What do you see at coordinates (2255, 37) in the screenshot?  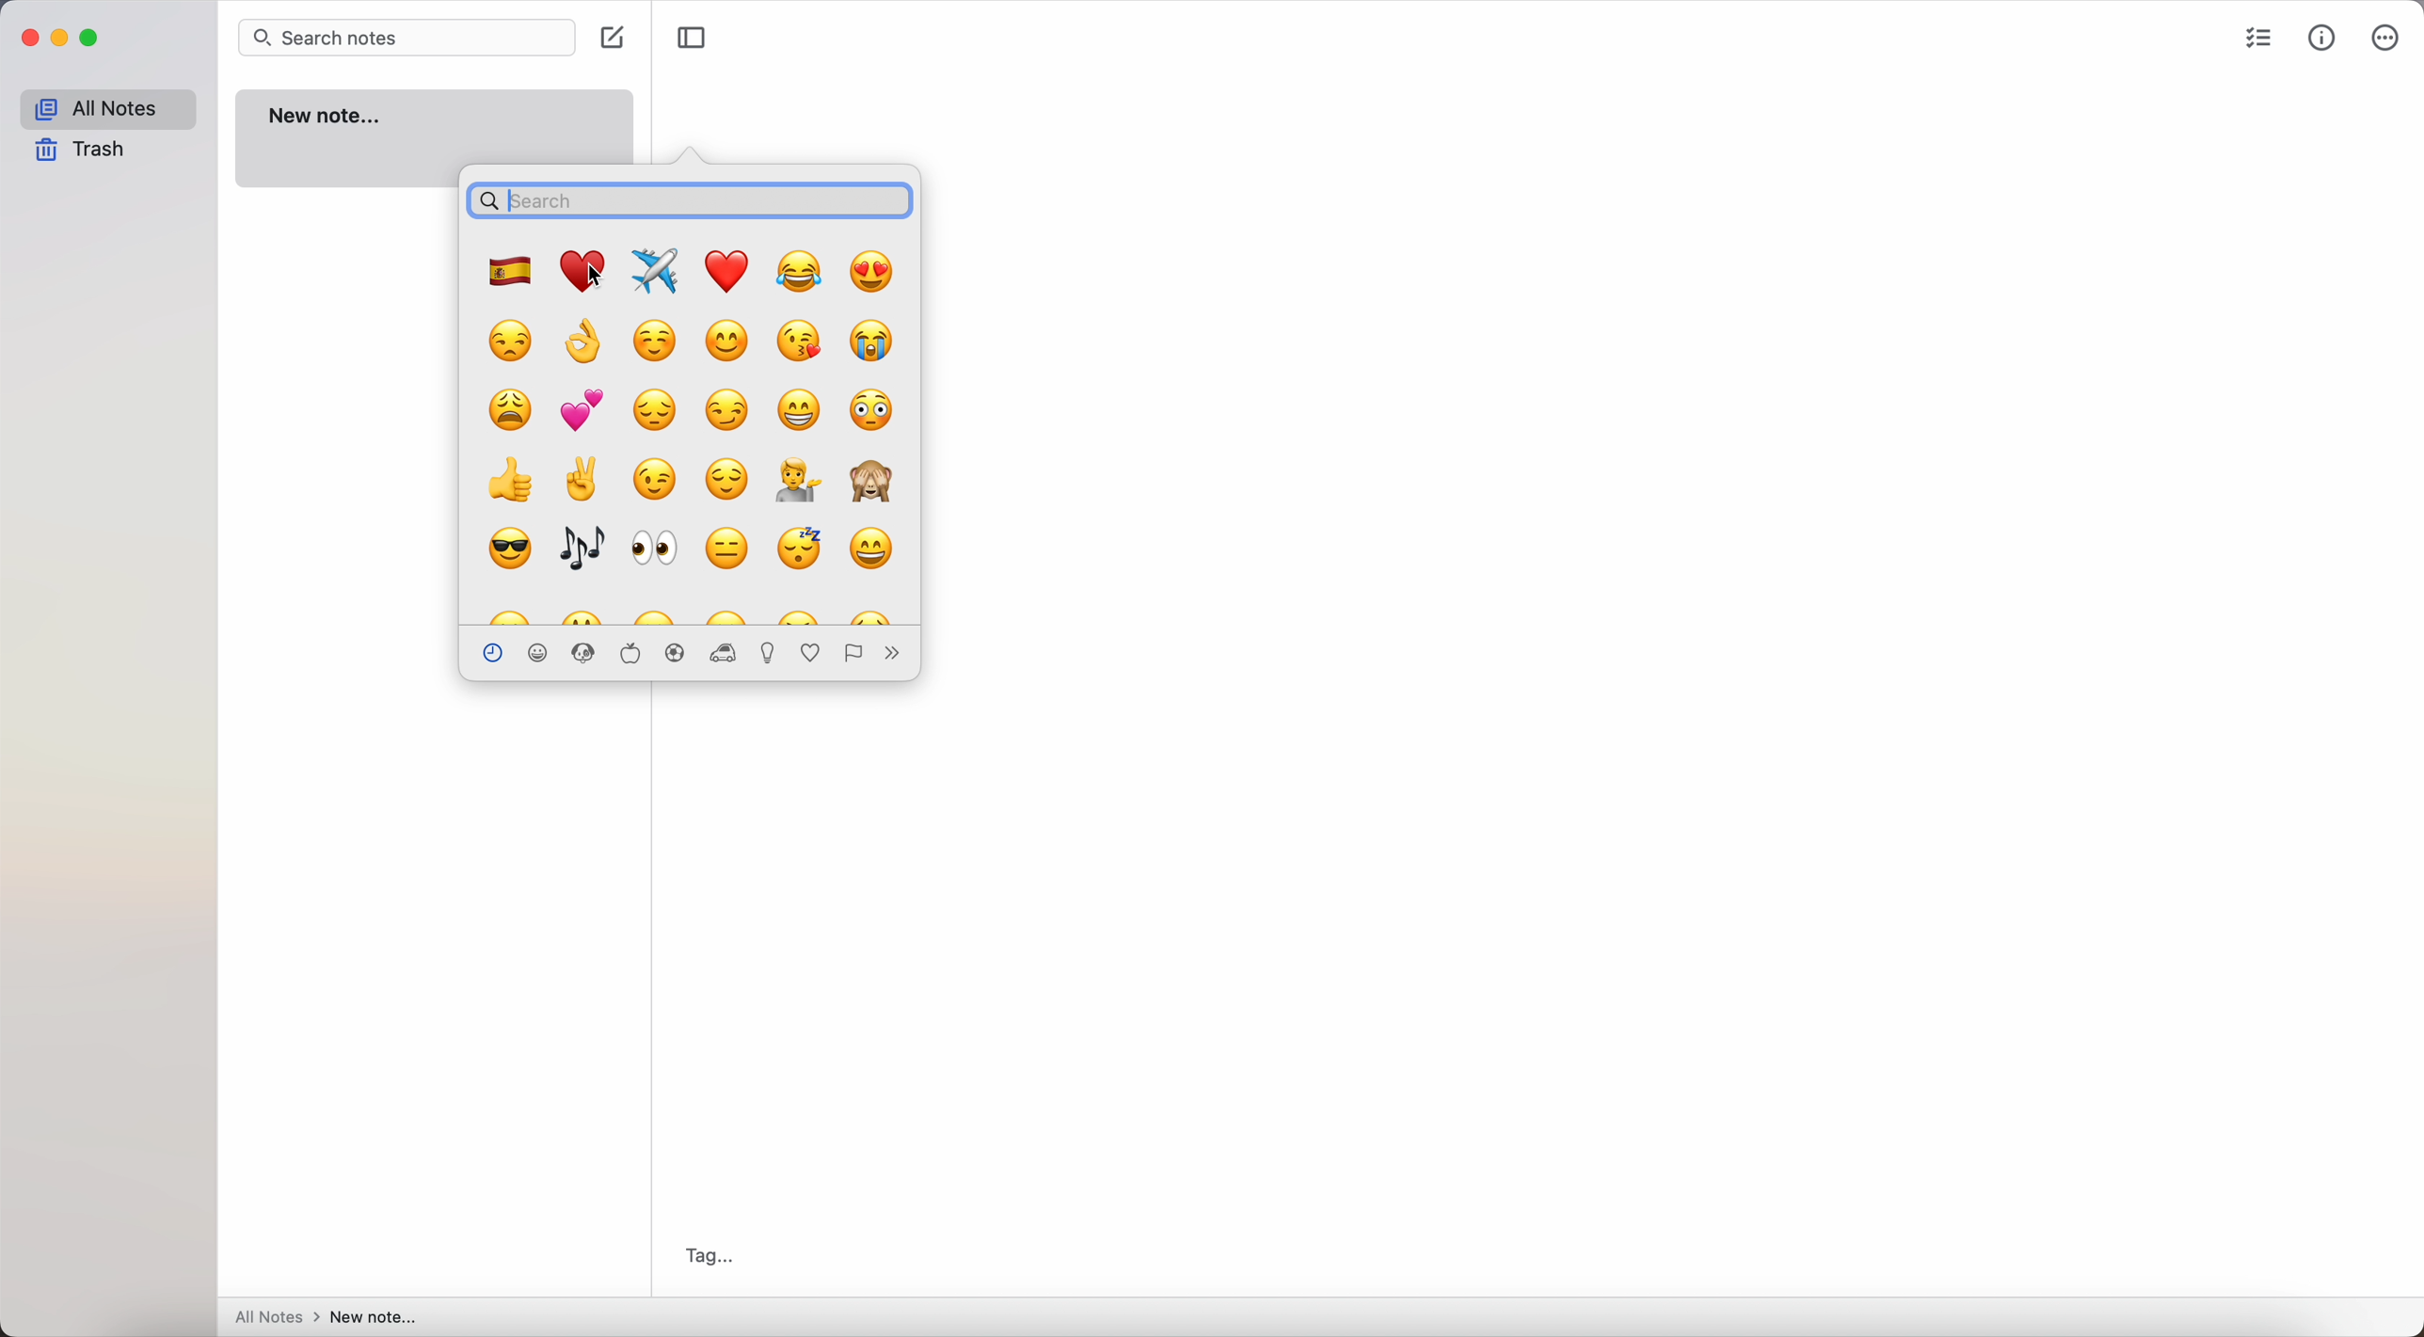 I see `check list` at bounding box center [2255, 37].